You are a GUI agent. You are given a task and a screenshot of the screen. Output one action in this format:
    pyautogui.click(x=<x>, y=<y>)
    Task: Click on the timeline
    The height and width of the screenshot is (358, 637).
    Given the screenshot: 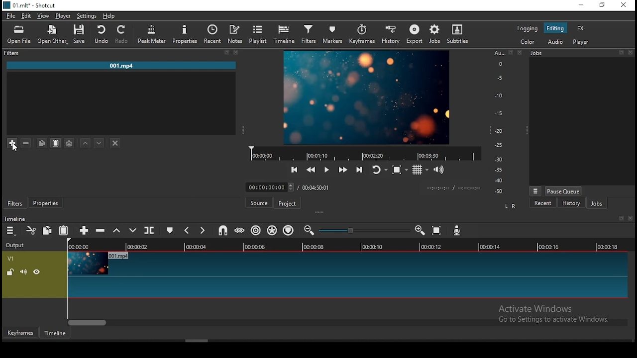 What is the action you would take?
    pyautogui.click(x=54, y=332)
    